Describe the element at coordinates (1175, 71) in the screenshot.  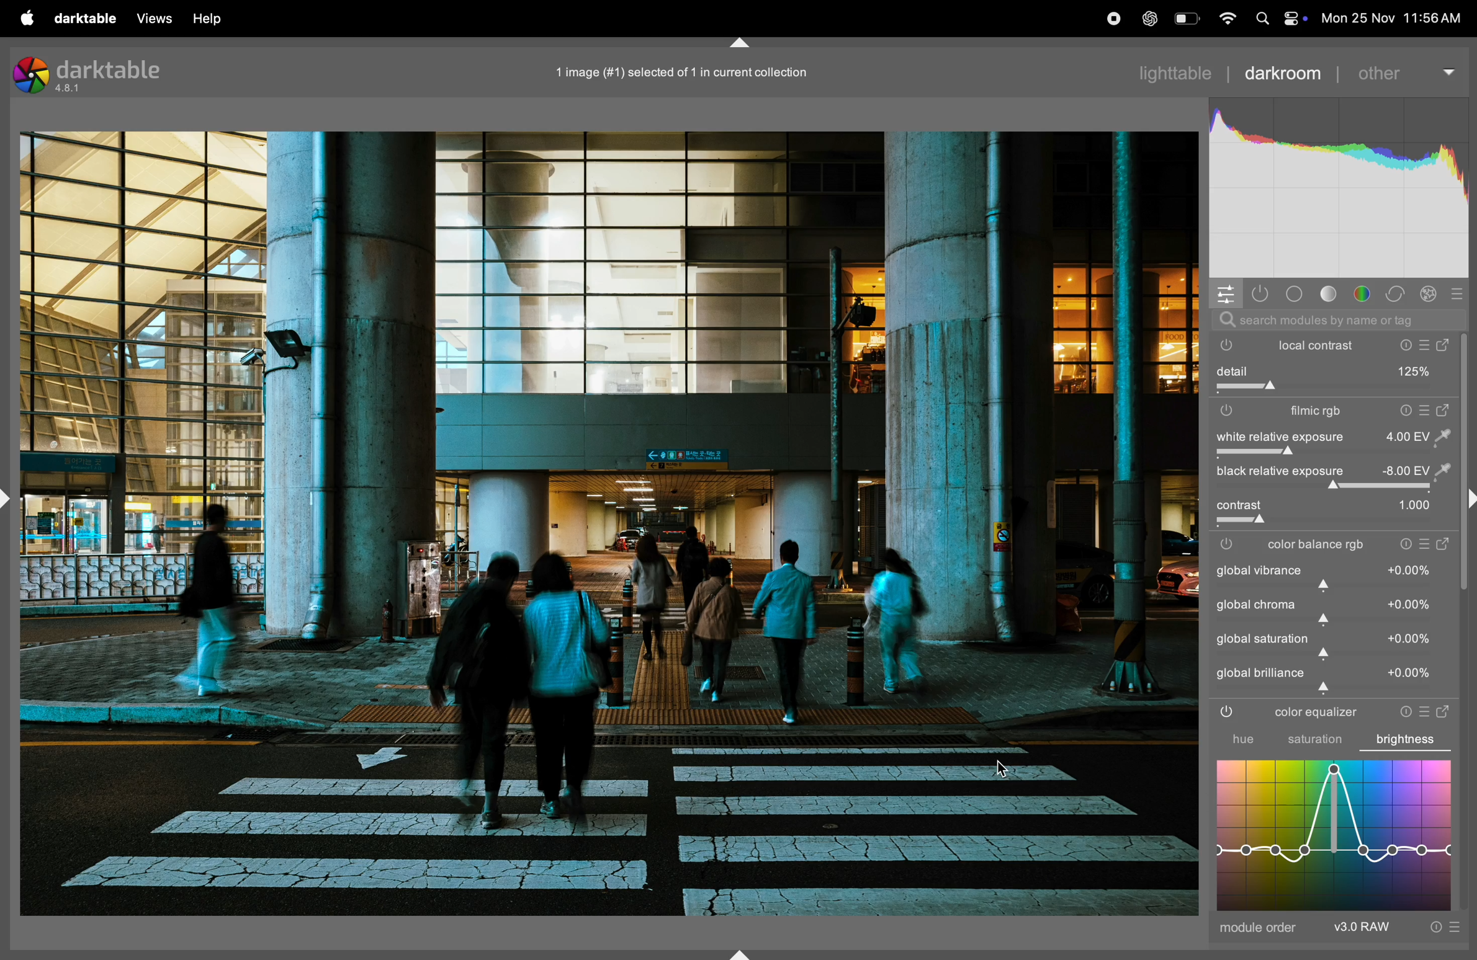
I see `light table` at that location.